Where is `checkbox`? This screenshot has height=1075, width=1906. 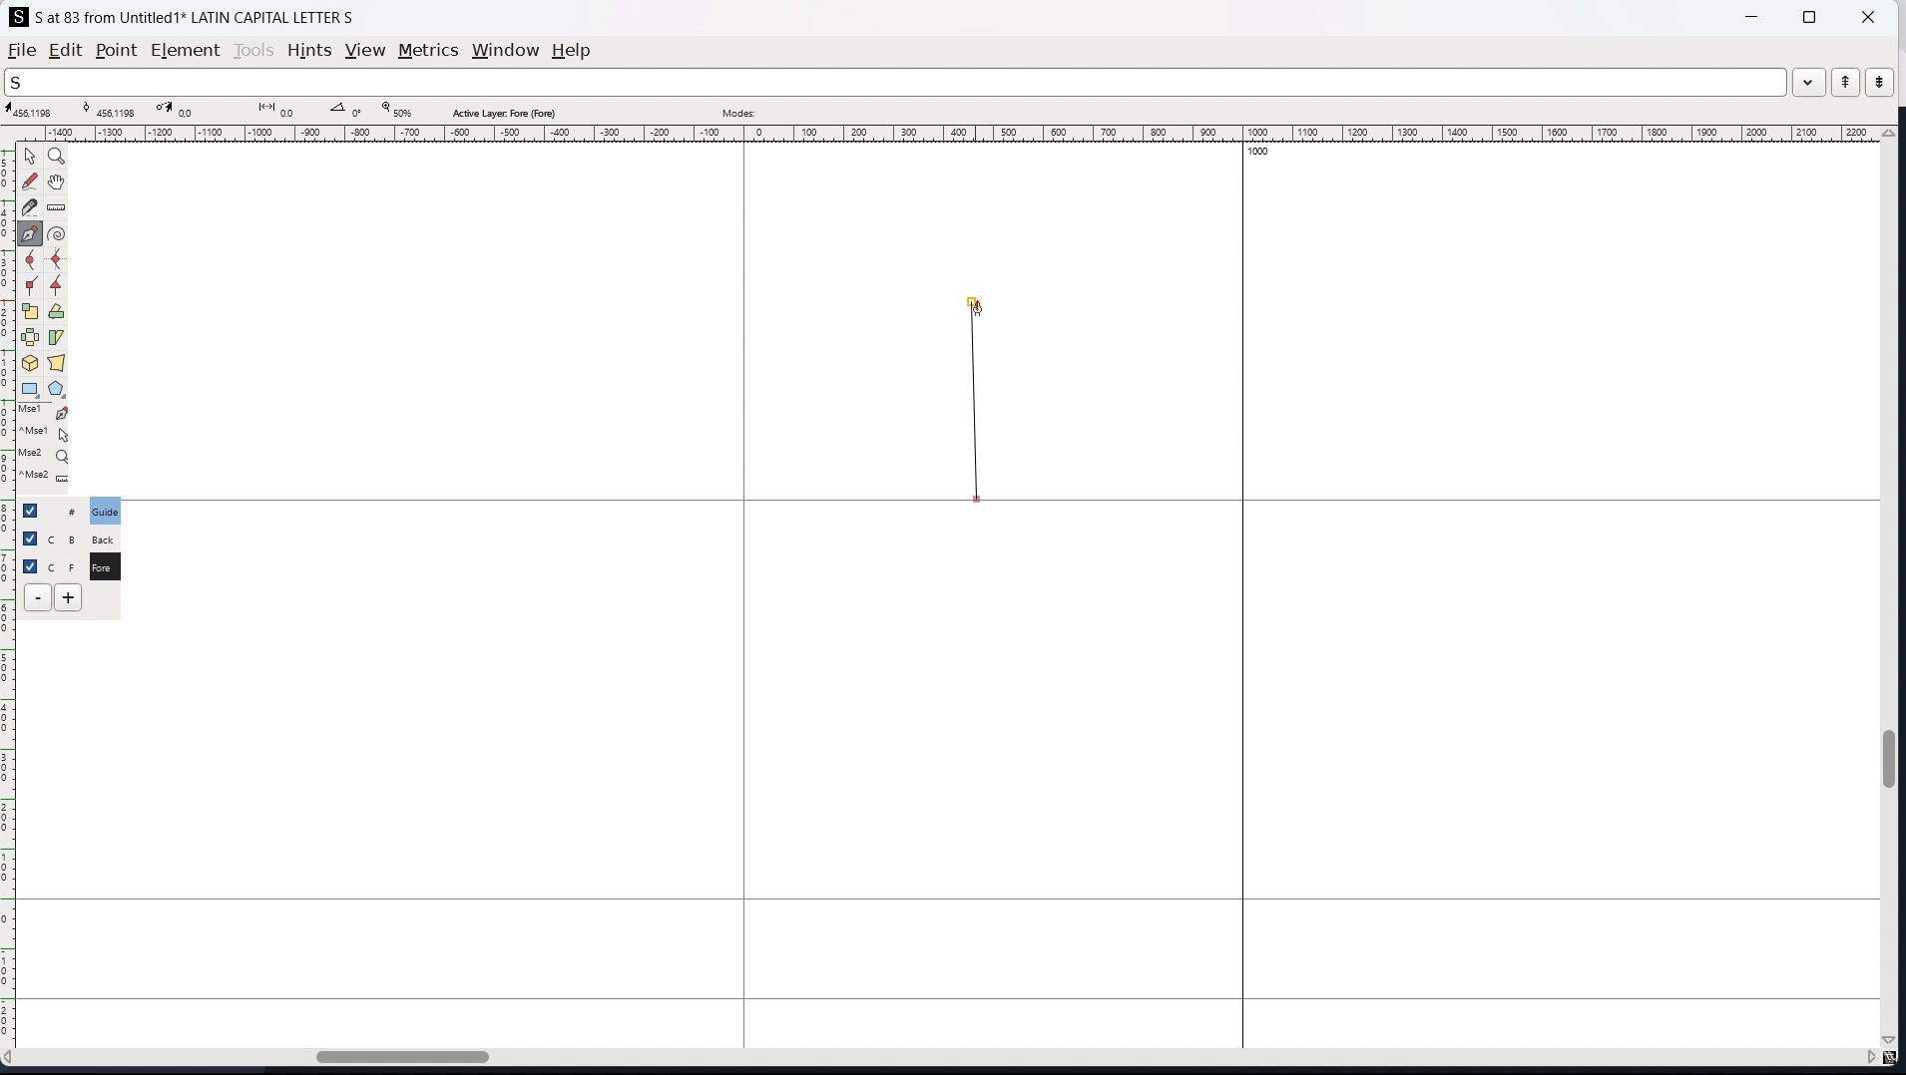
checkbox is located at coordinates (36, 510).